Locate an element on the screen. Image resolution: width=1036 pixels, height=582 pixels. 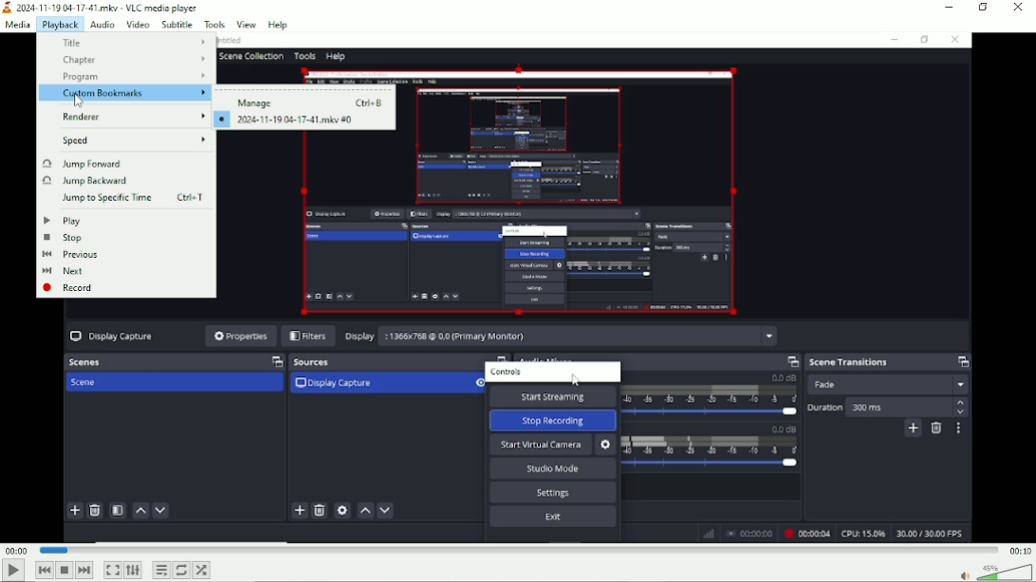
Toggle video in fullscreen is located at coordinates (113, 571).